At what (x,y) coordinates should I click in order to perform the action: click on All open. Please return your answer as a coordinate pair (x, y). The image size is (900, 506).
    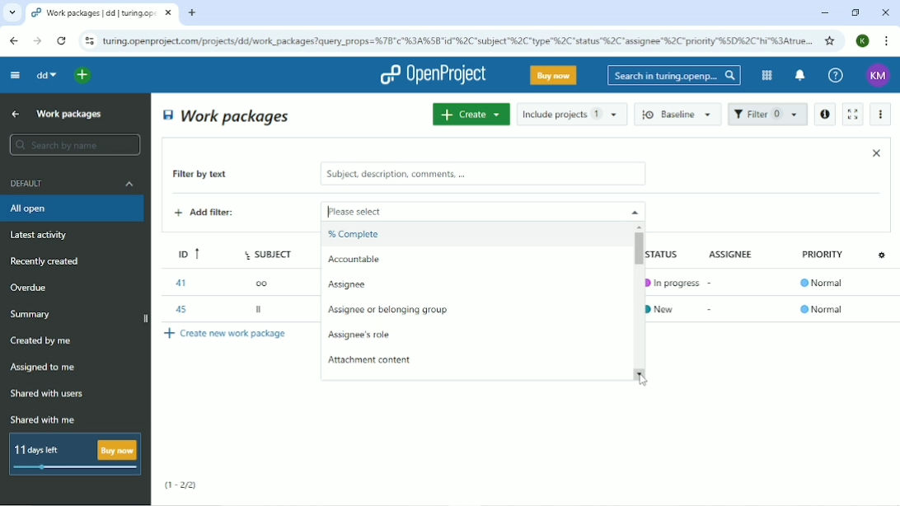
    Looking at the image, I should click on (74, 208).